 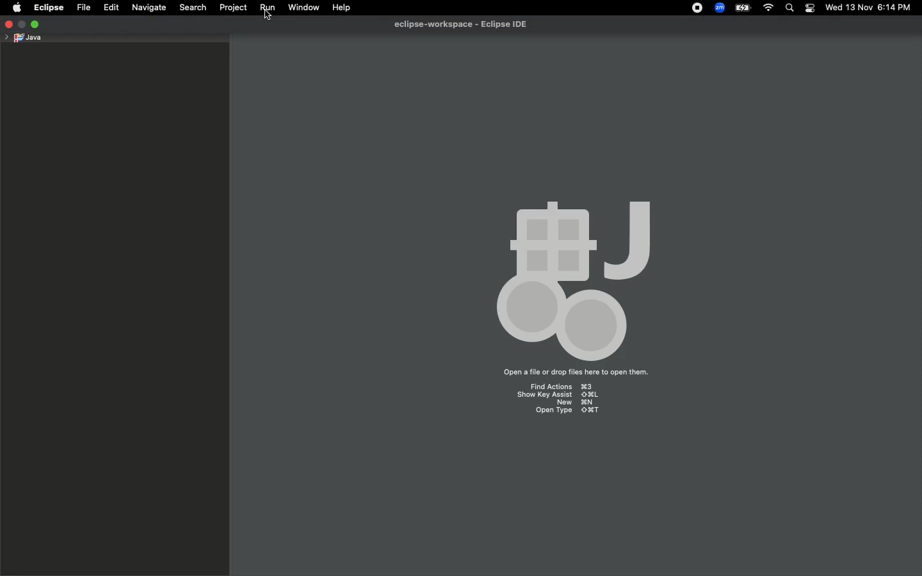 I want to click on Charge, so click(x=743, y=9).